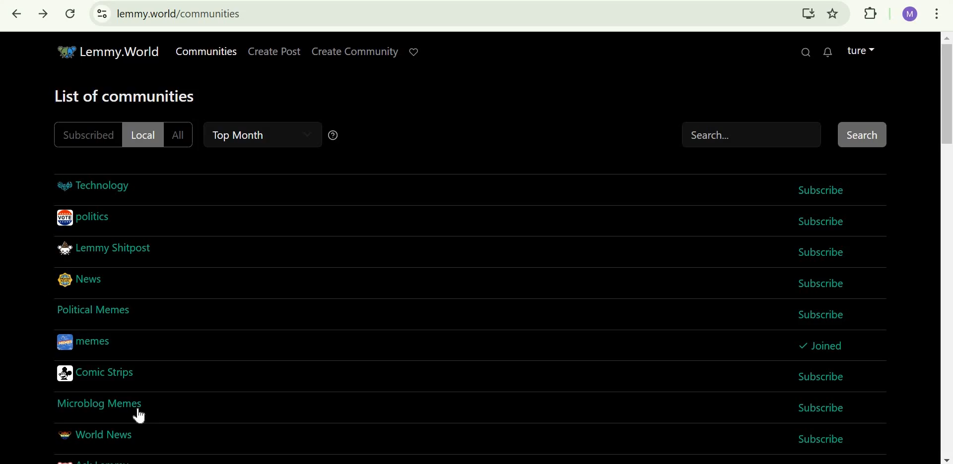  I want to click on customize and control google chrome, so click(939, 13).